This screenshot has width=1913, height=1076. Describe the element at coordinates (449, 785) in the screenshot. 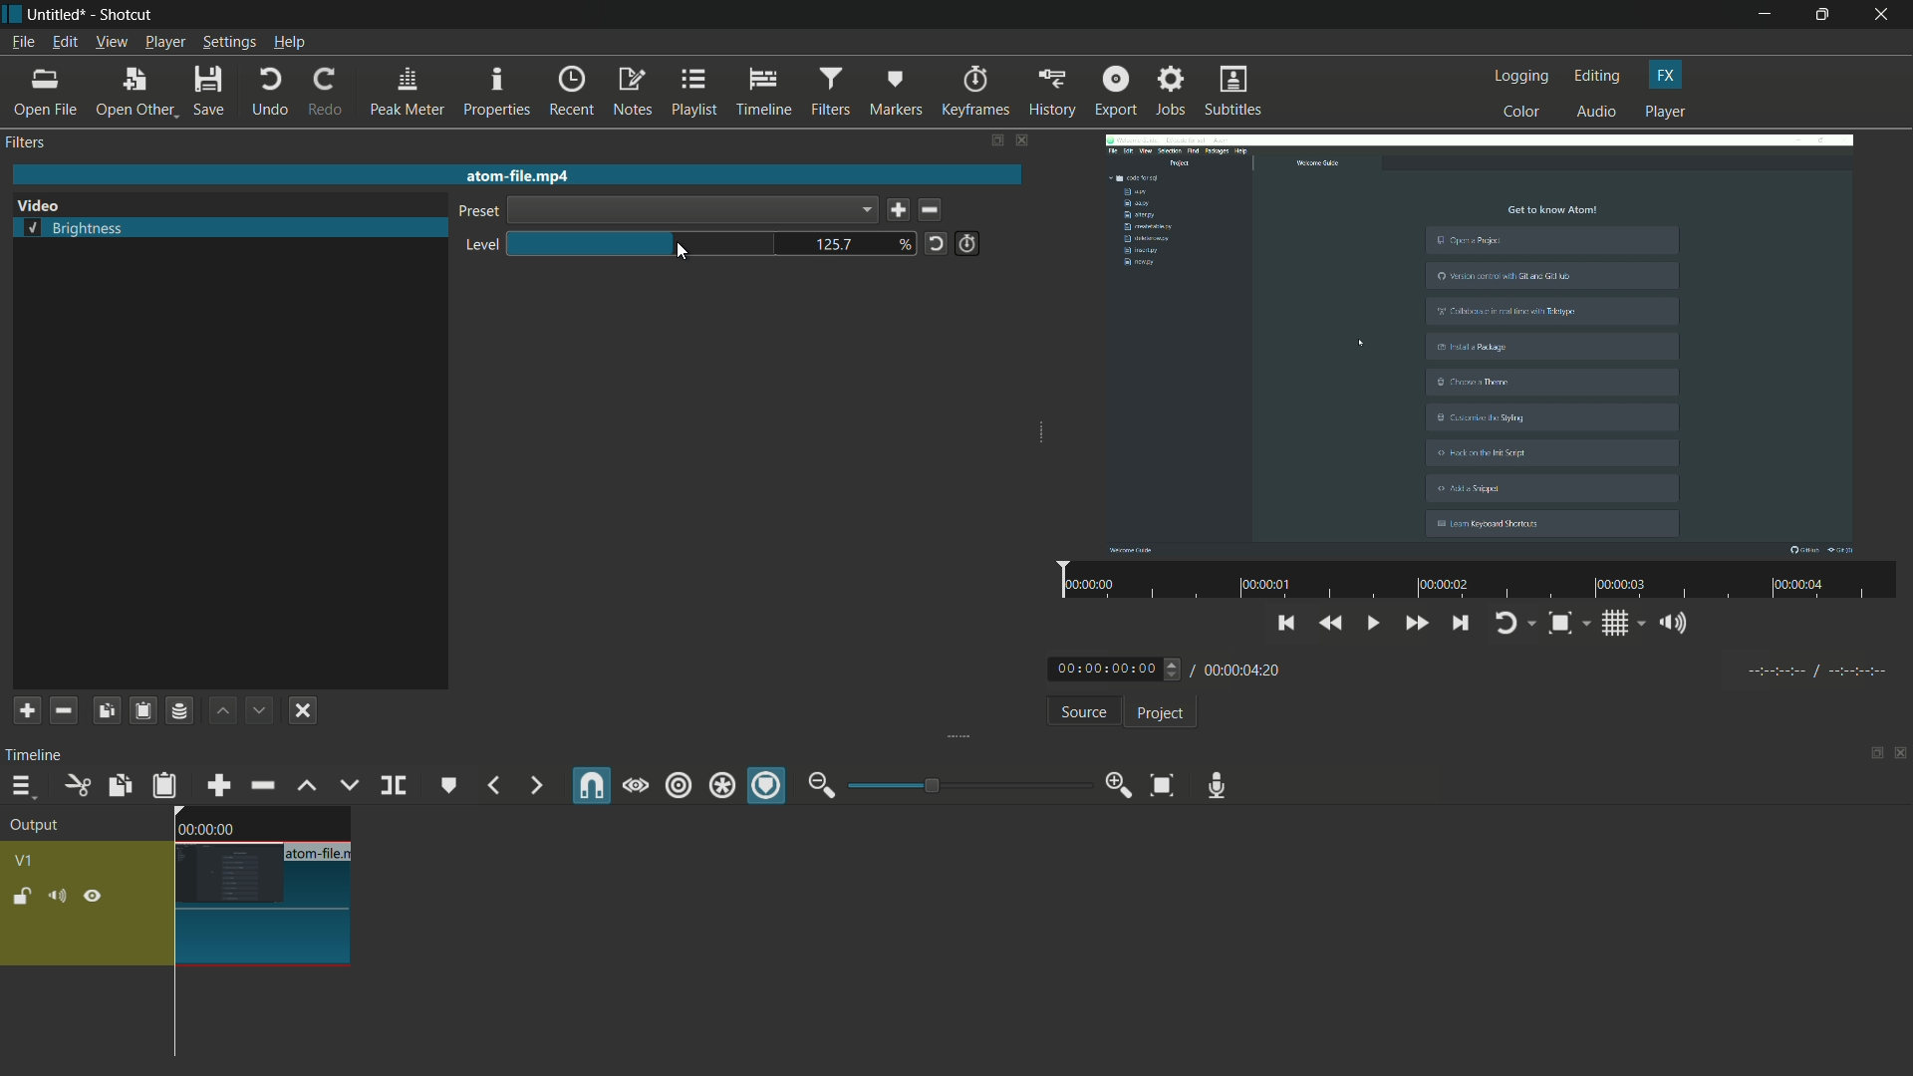

I see `create/edit marker` at that location.